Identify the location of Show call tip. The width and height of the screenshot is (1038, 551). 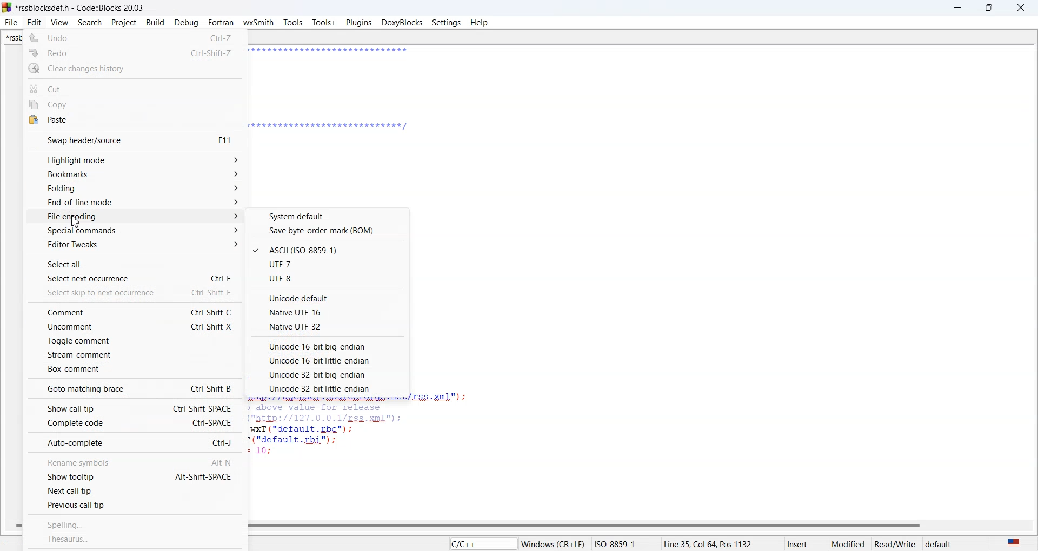
(135, 408).